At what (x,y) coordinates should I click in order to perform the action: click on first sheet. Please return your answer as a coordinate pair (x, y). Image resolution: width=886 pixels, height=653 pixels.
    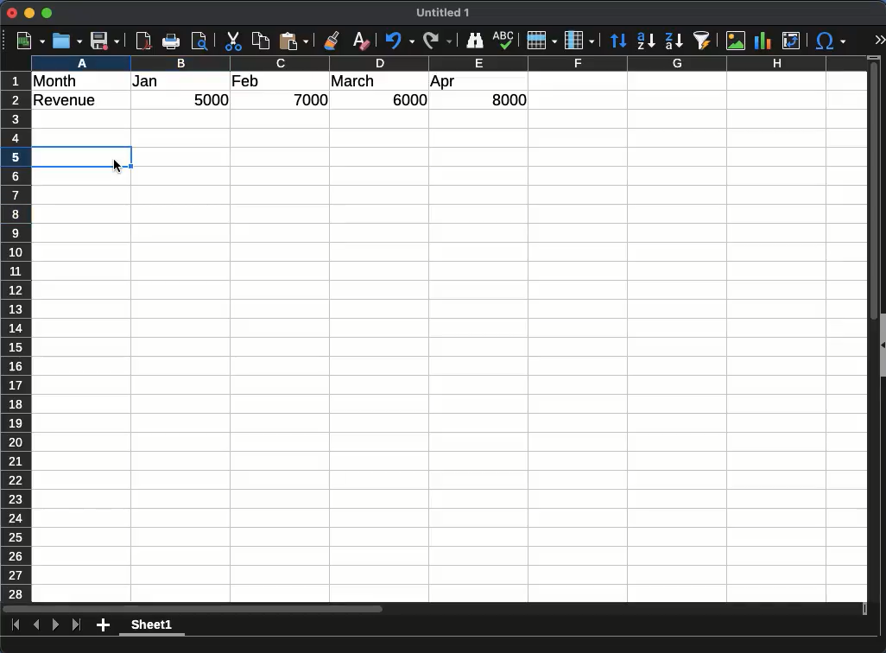
    Looking at the image, I should click on (16, 624).